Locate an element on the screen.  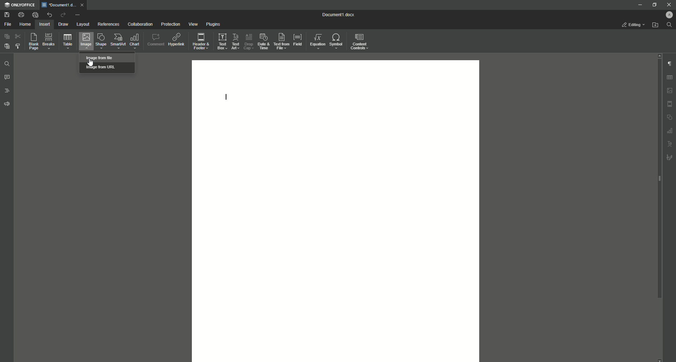
Find is located at coordinates (7, 64).